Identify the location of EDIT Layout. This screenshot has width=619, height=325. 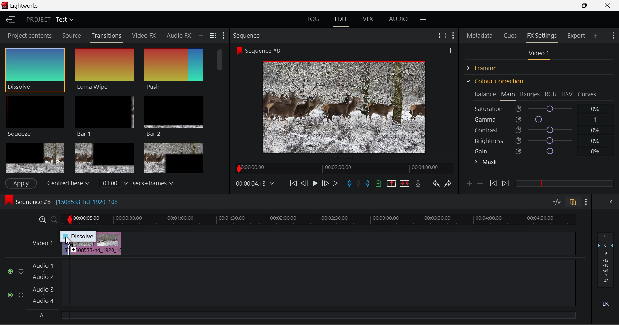
(342, 20).